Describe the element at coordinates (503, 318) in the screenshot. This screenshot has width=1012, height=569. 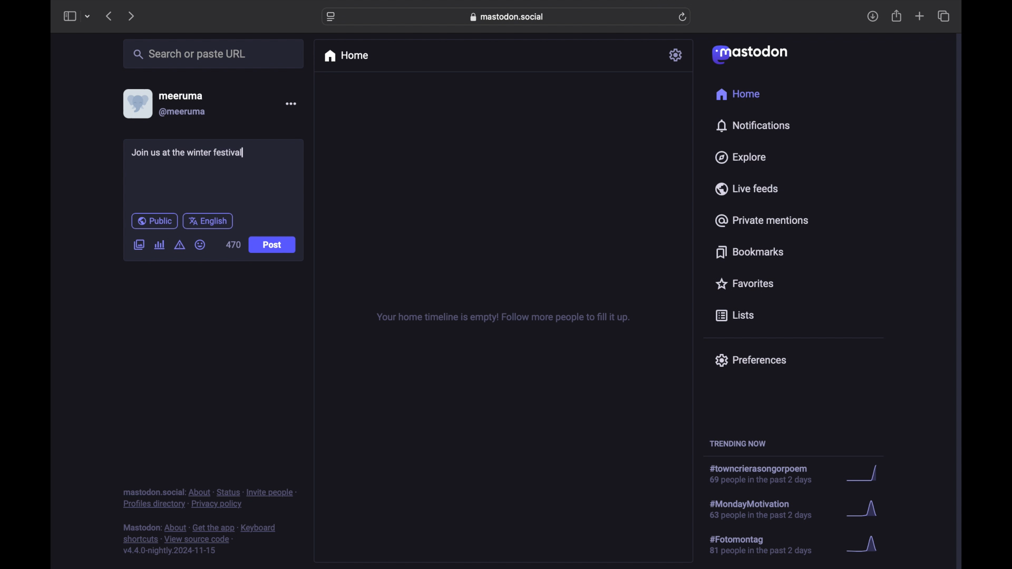
I see `your home timeline is empty! follow more people to fill it up` at that location.